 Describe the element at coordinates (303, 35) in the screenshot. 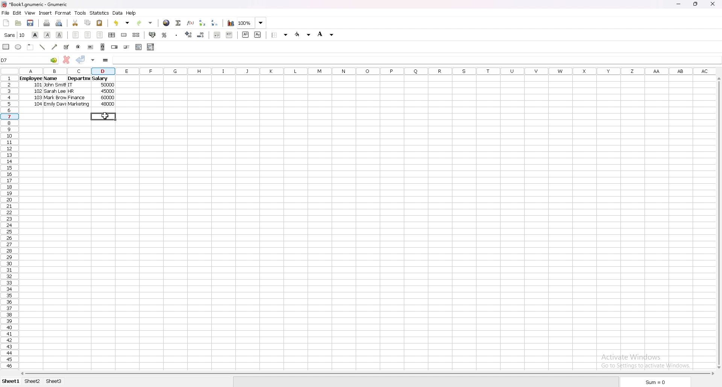

I see `foreground` at that location.